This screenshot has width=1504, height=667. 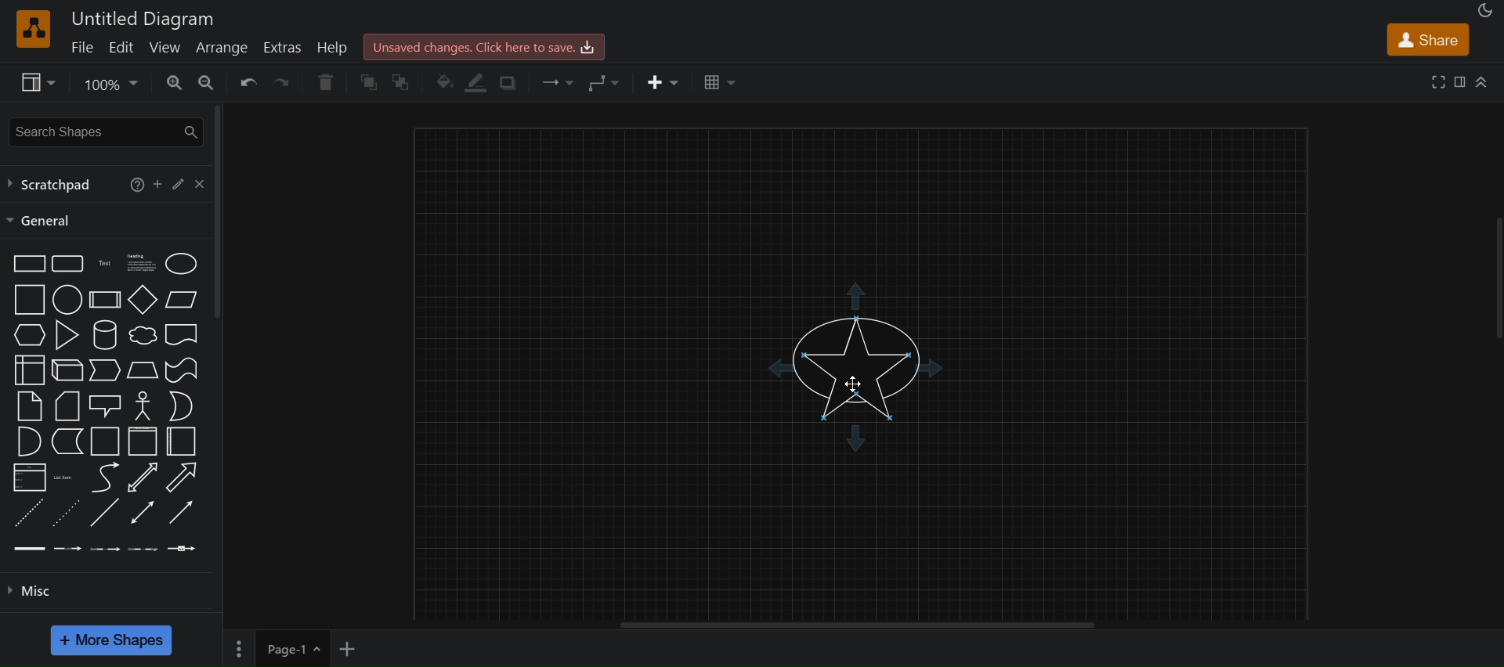 I want to click on ellipse, so click(x=181, y=262).